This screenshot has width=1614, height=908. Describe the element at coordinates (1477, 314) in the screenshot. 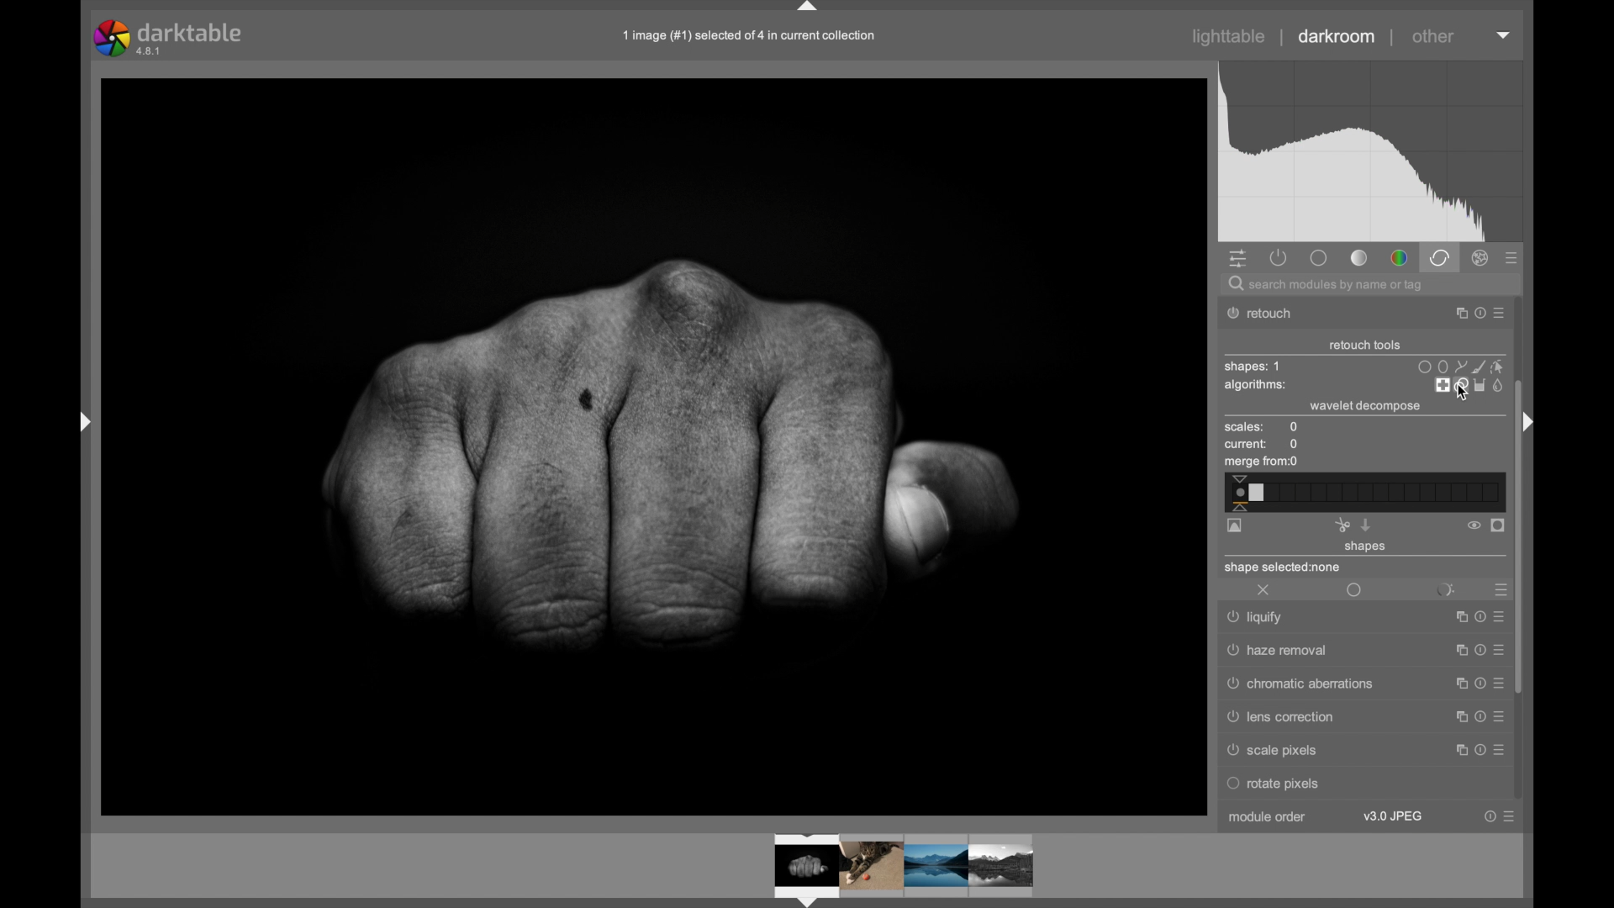

I see `help` at that location.